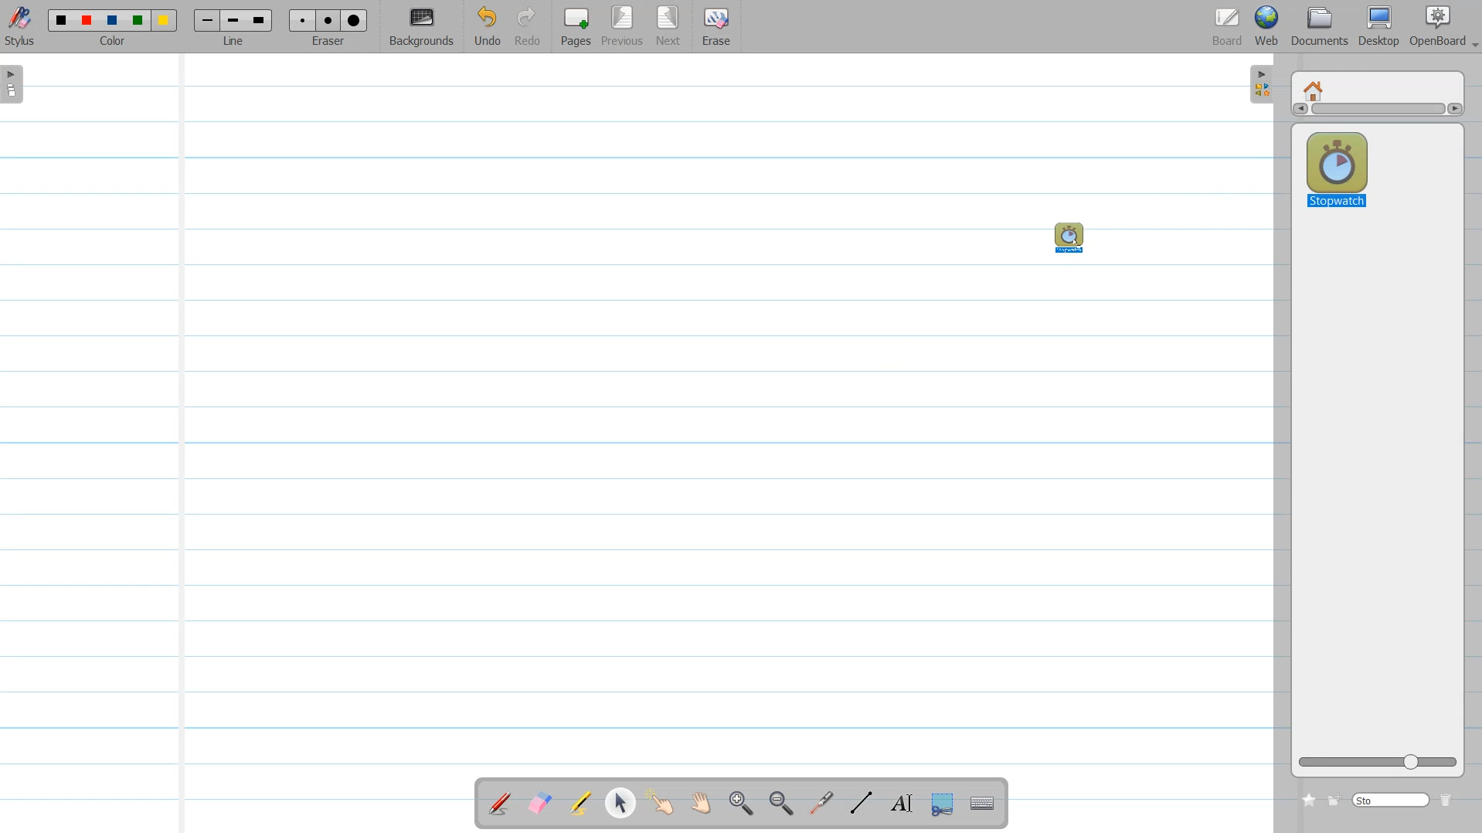 This screenshot has height=833, width=1482. I want to click on Vertical scroll bar, so click(1377, 111).